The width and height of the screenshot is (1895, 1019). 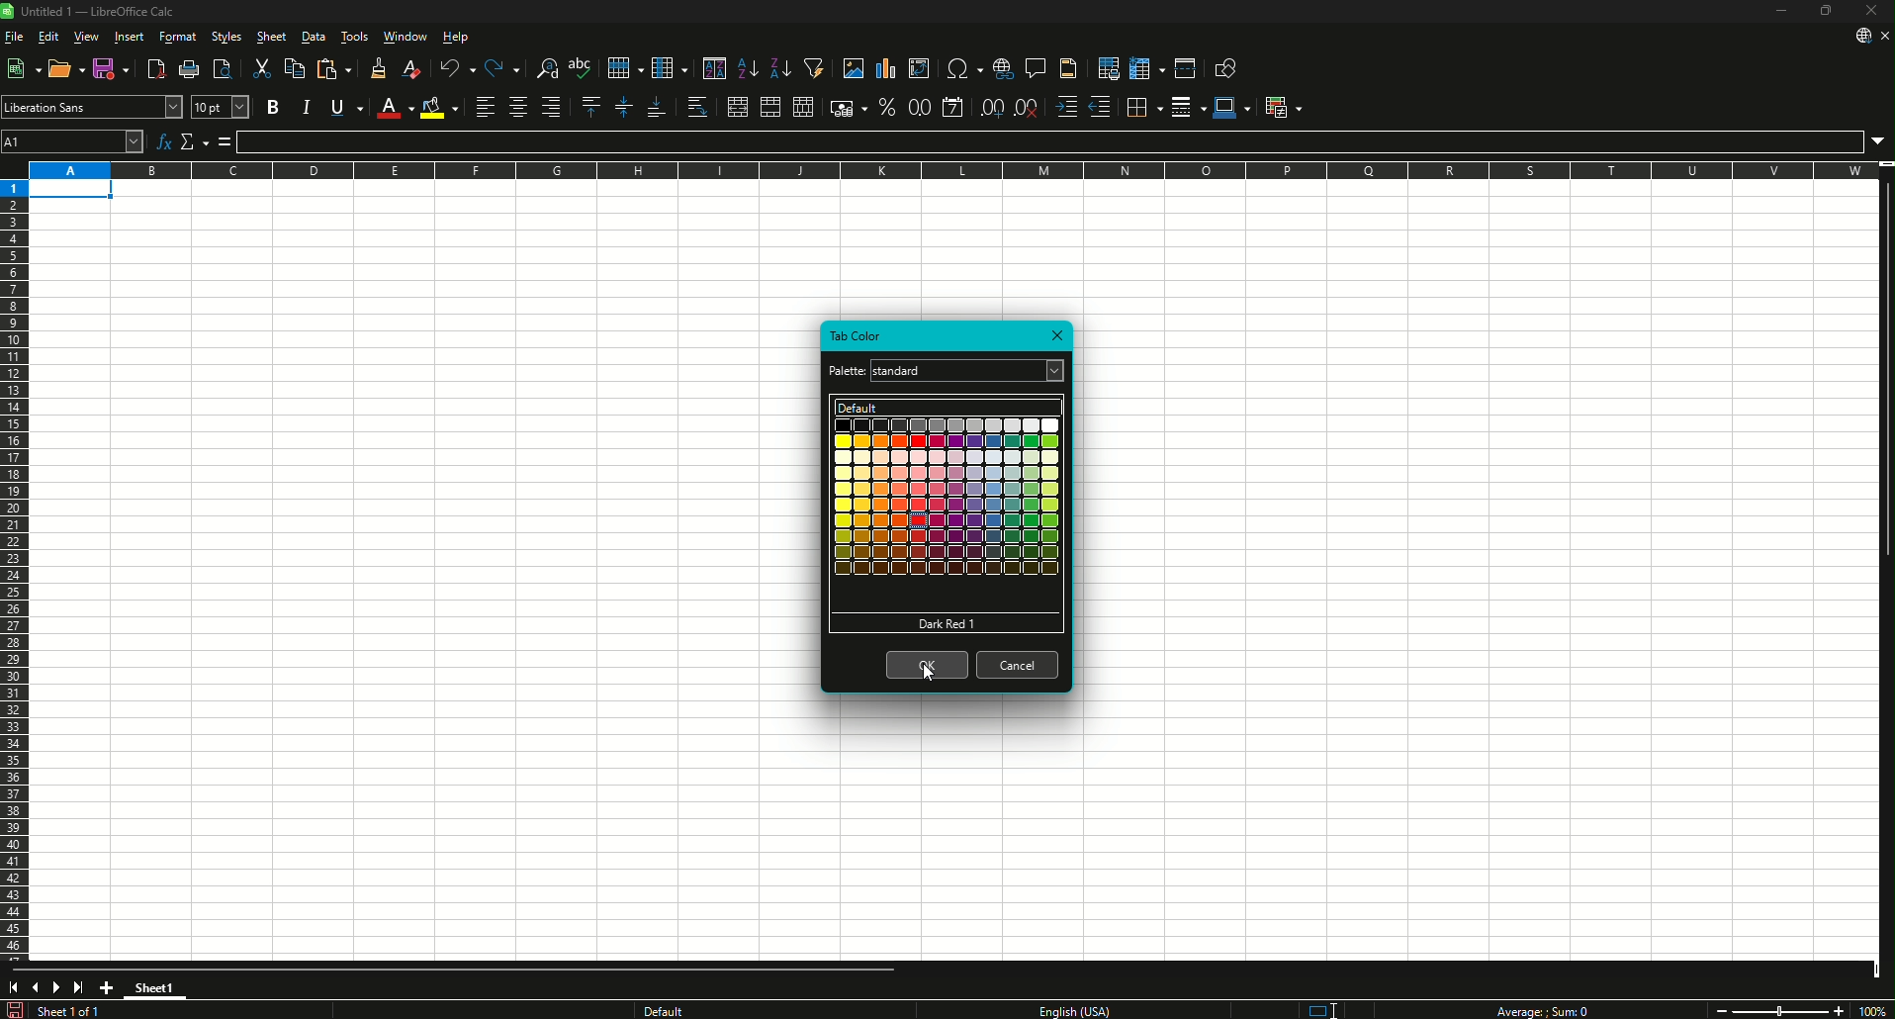 I want to click on Background Color, so click(x=439, y=107).